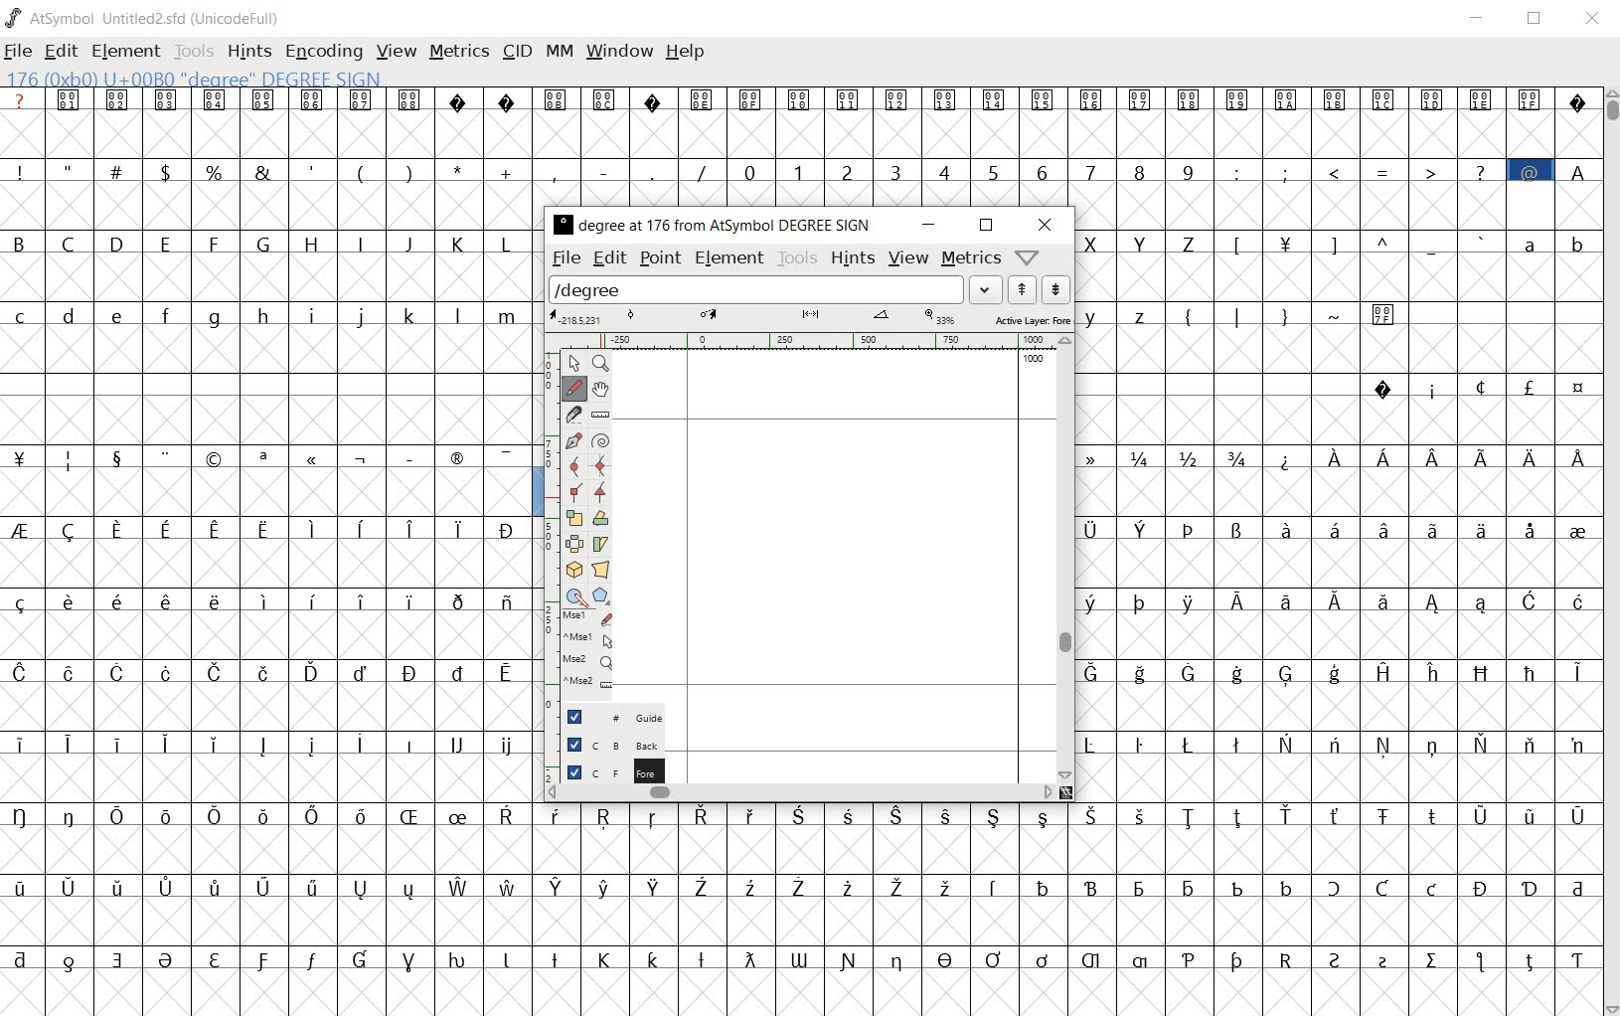  What do you see at coordinates (600, 544) in the screenshot?
I see `skew the selection` at bounding box center [600, 544].